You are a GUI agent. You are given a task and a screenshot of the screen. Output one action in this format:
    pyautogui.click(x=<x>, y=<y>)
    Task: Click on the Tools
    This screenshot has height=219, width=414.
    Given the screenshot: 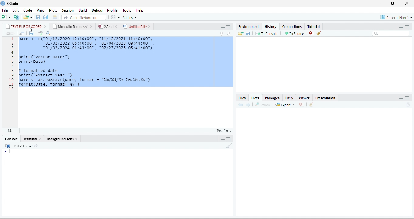 What is the action you would take?
    pyautogui.click(x=127, y=10)
    